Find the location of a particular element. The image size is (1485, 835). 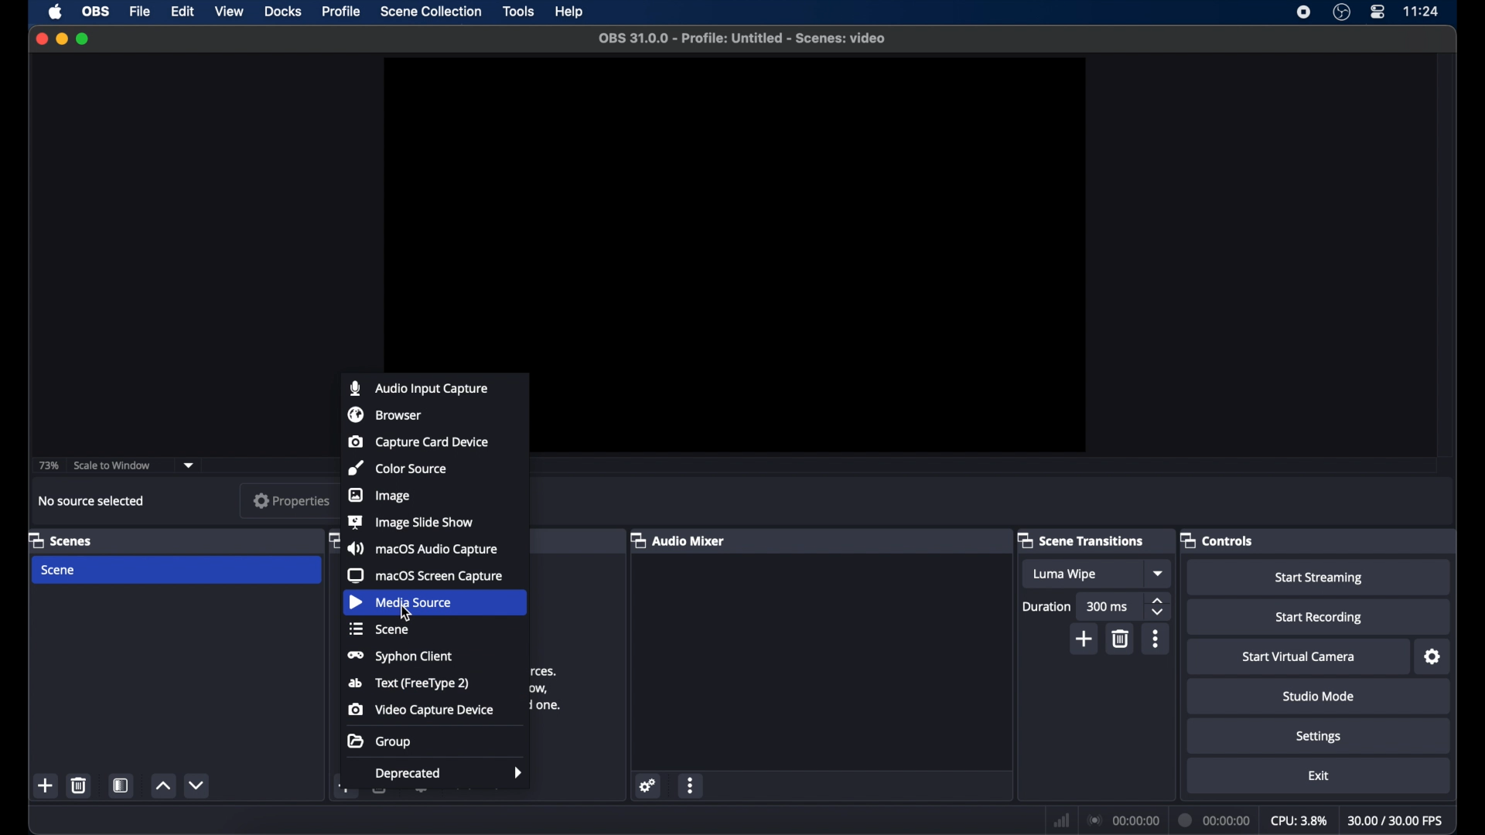

properties is located at coordinates (292, 500).